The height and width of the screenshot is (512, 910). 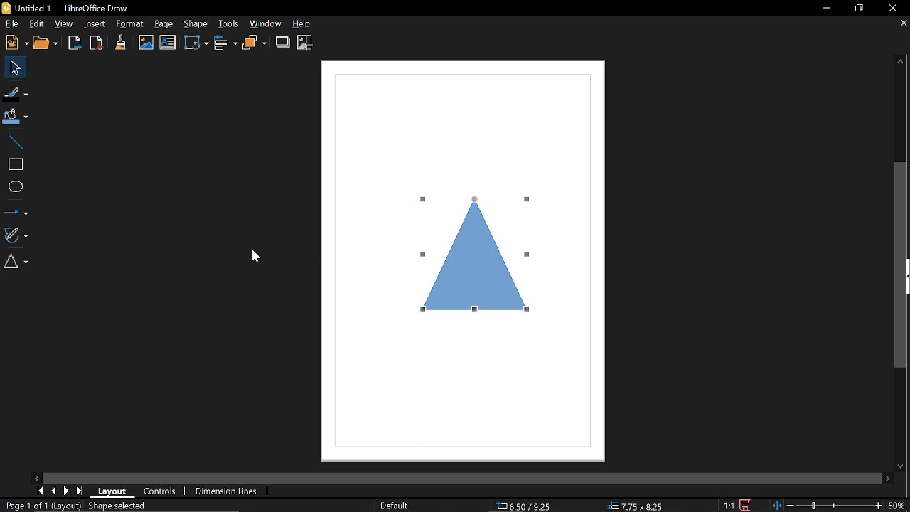 What do you see at coordinates (14, 187) in the screenshot?
I see `Ellipse` at bounding box center [14, 187].